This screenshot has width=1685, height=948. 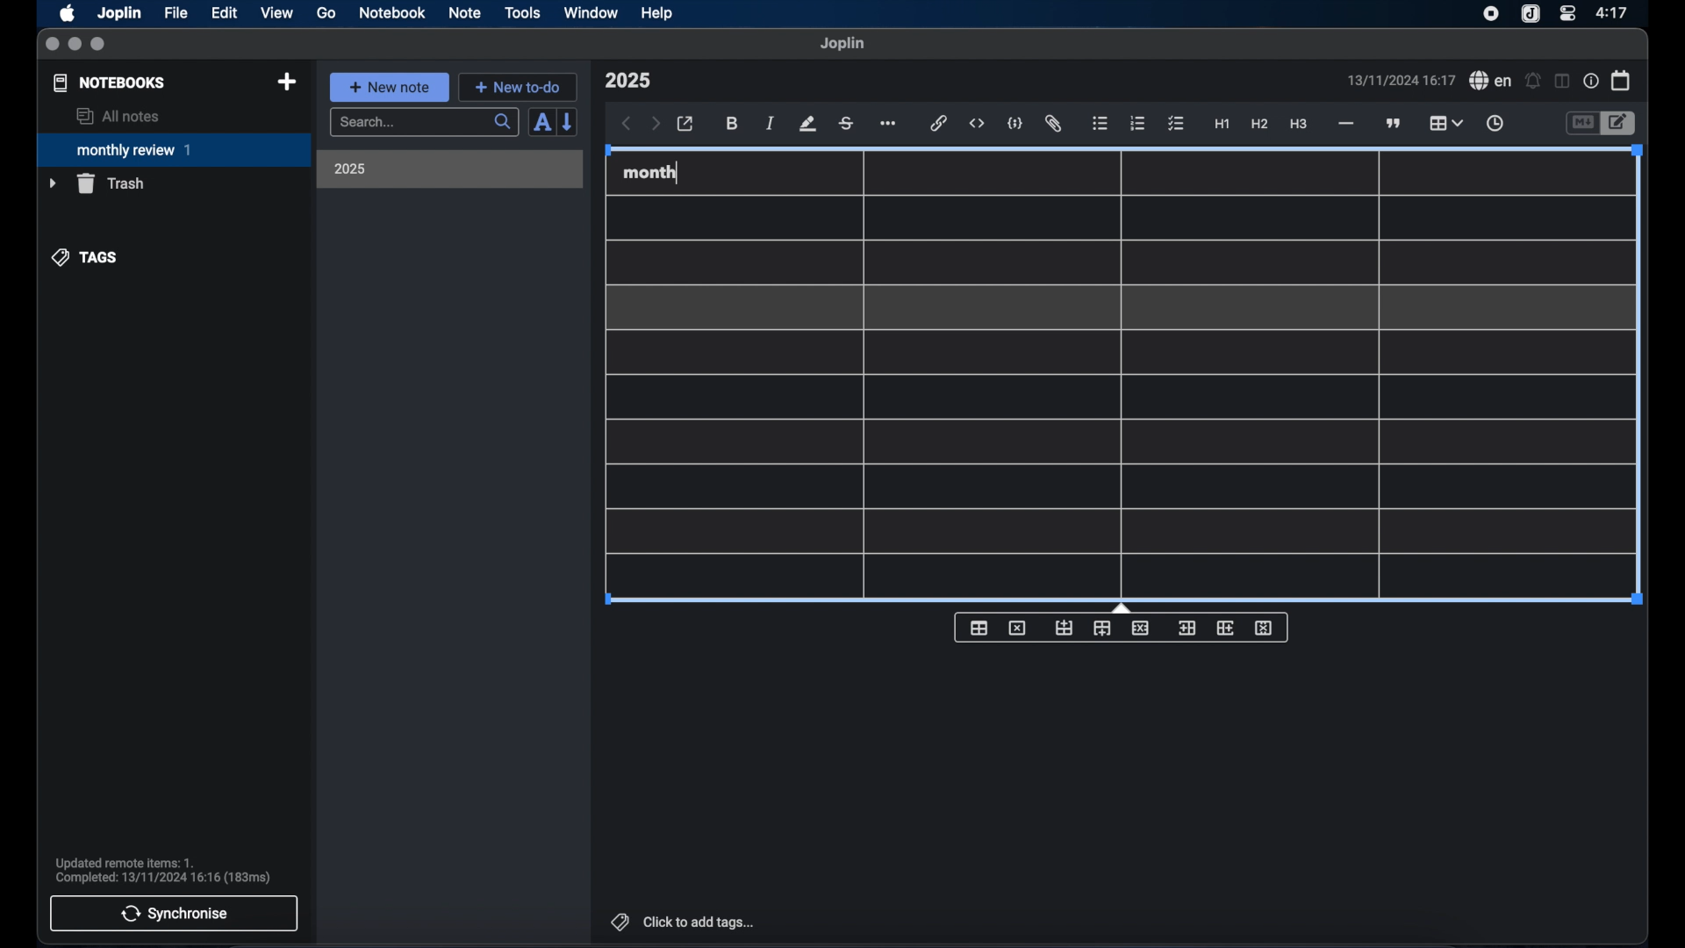 What do you see at coordinates (465, 12) in the screenshot?
I see `note` at bounding box center [465, 12].